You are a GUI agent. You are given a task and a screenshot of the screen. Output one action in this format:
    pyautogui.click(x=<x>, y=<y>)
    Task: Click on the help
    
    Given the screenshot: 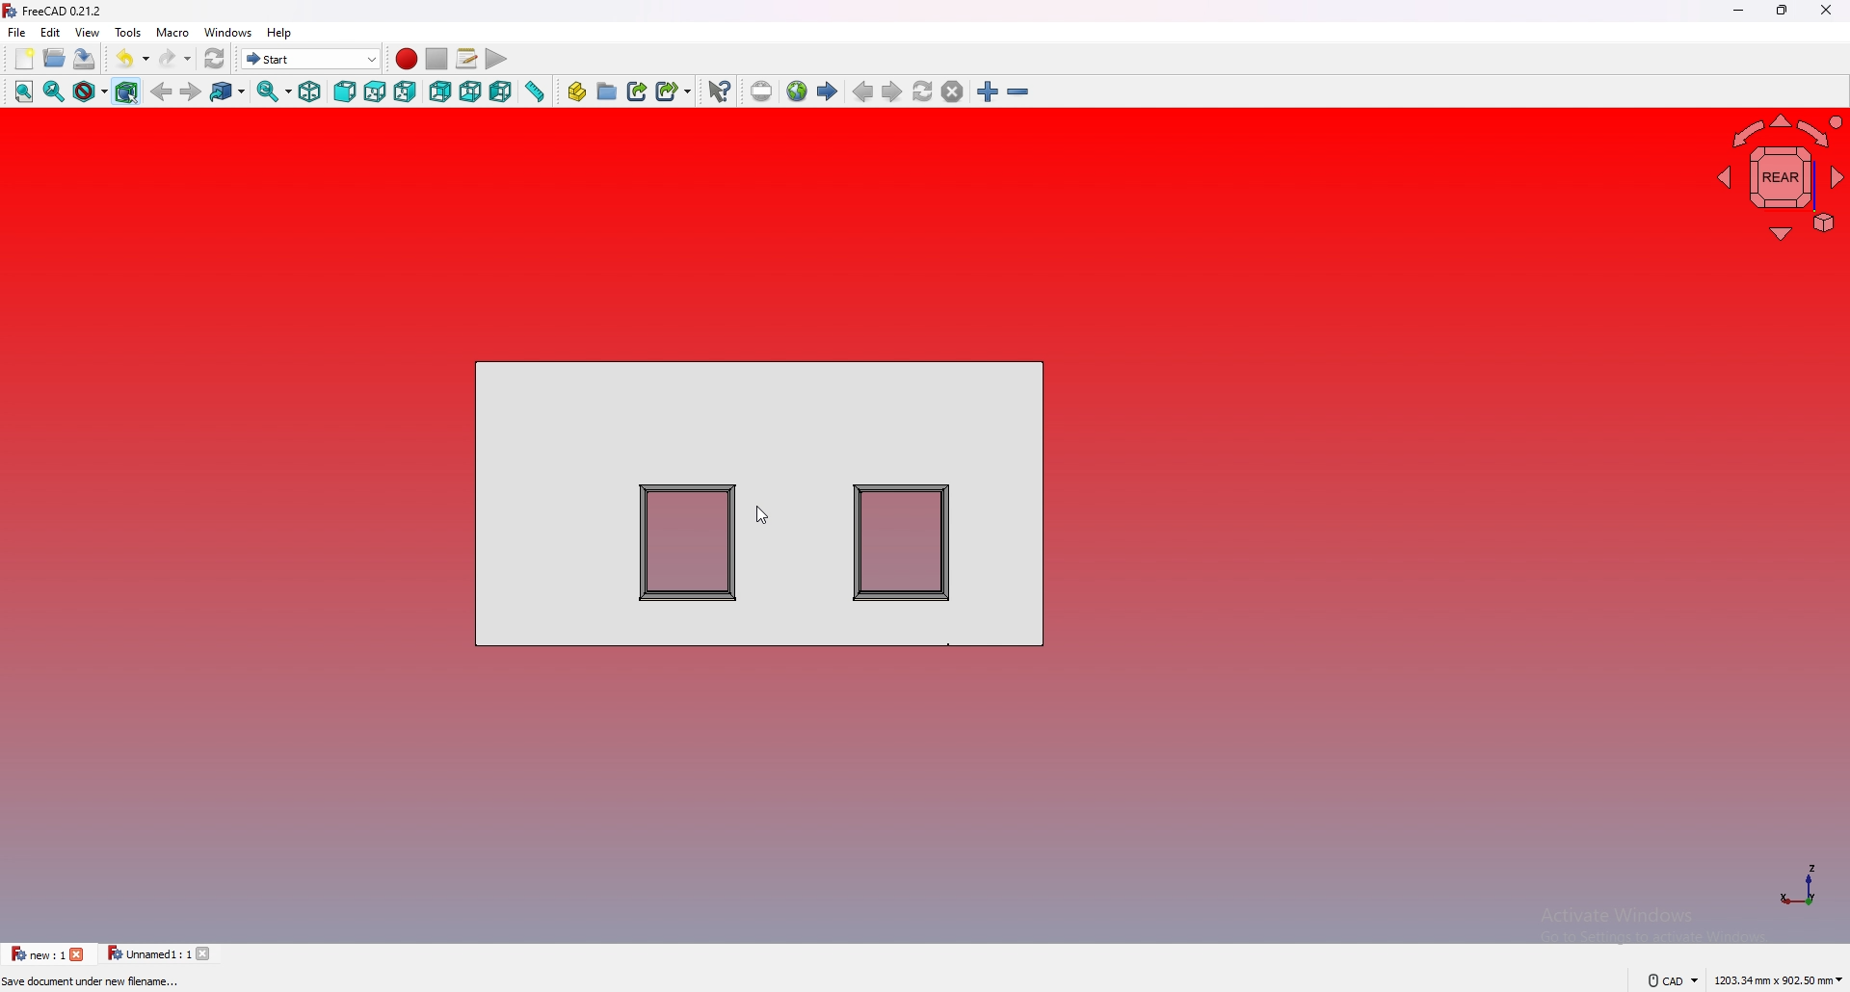 What is the action you would take?
    pyautogui.click(x=280, y=33)
    